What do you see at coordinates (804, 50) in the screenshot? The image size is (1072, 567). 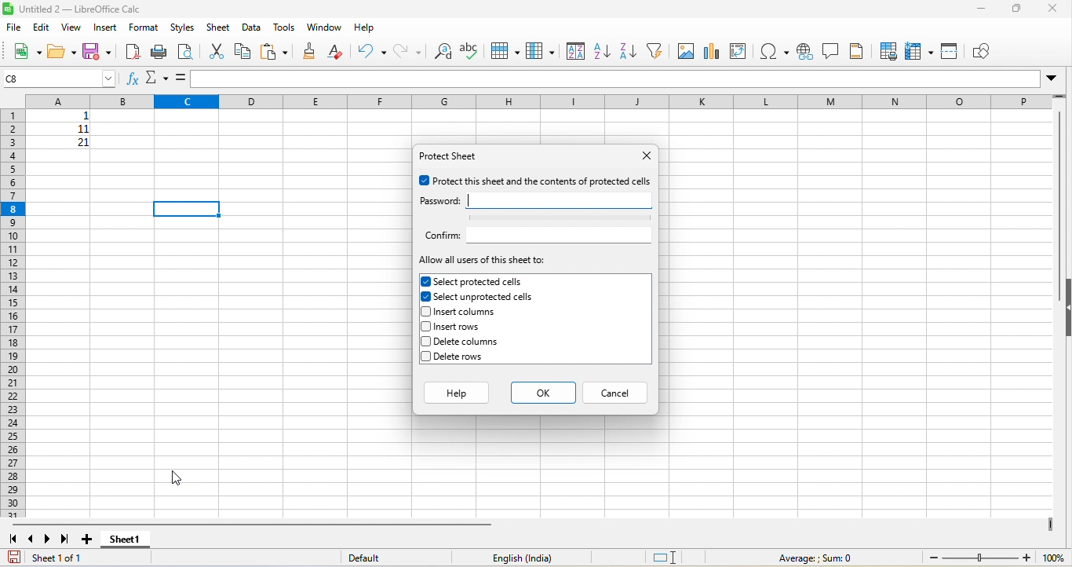 I see `hyperlink` at bounding box center [804, 50].